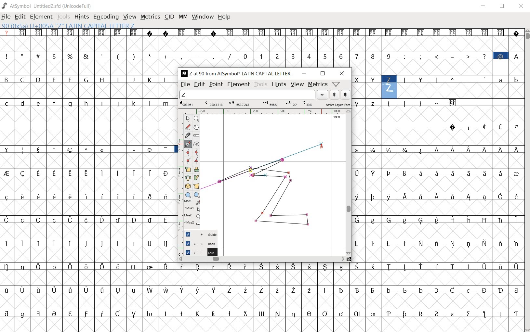 This screenshot has width=530, height=332. Describe the element at coordinates (297, 85) in the screenshot. I see `view` at that location.